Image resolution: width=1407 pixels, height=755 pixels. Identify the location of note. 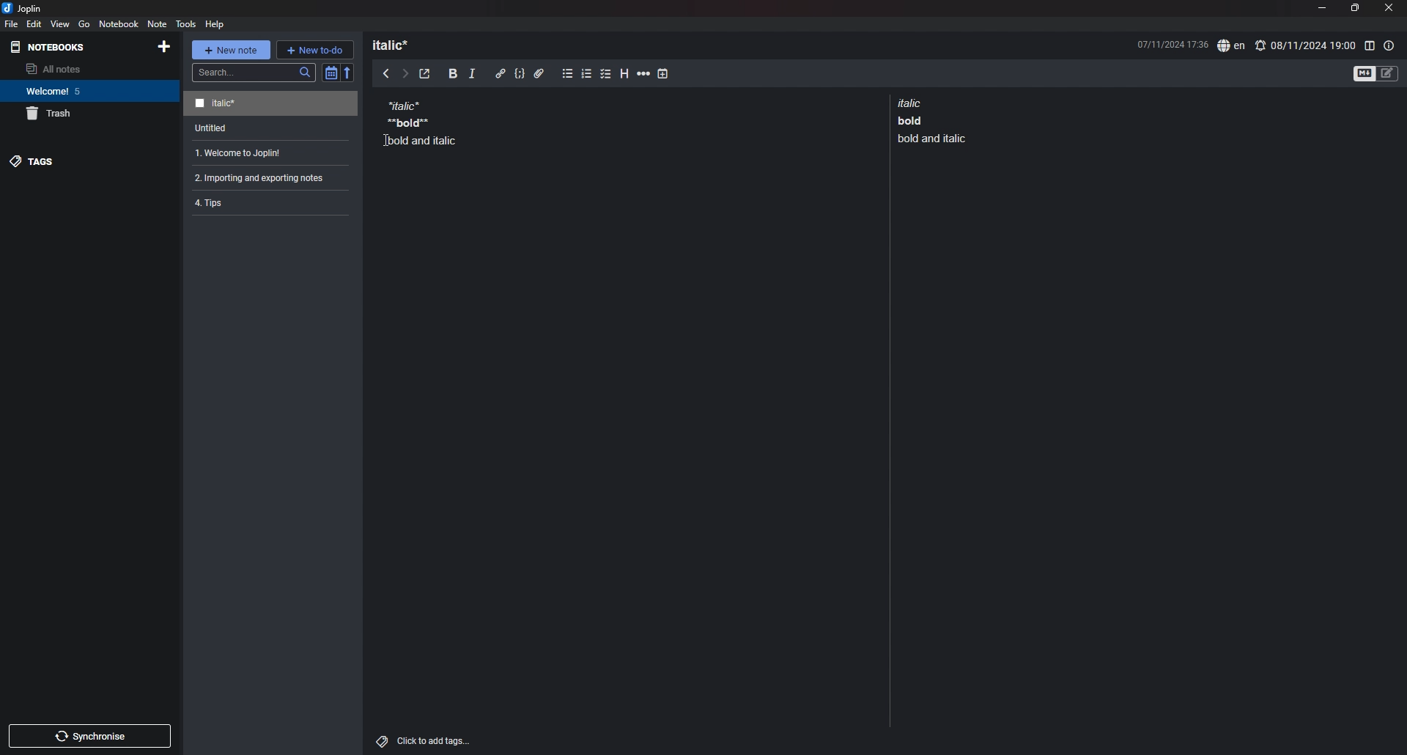
(265, 202).